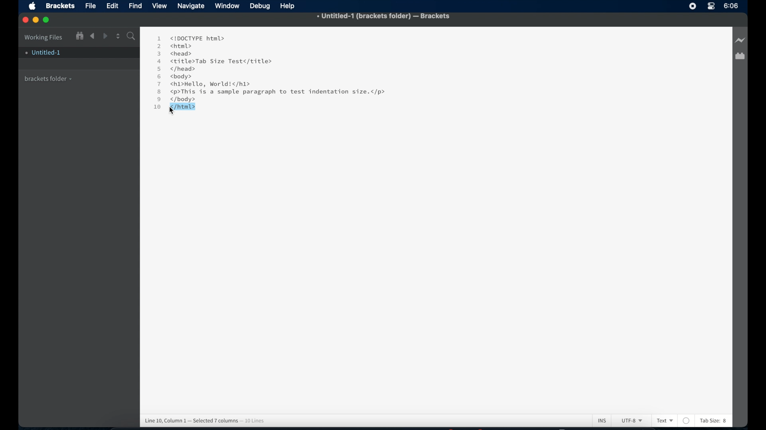 The width and height of the screenshot is (766, 430). I want to click on 8, so click(725, 421).